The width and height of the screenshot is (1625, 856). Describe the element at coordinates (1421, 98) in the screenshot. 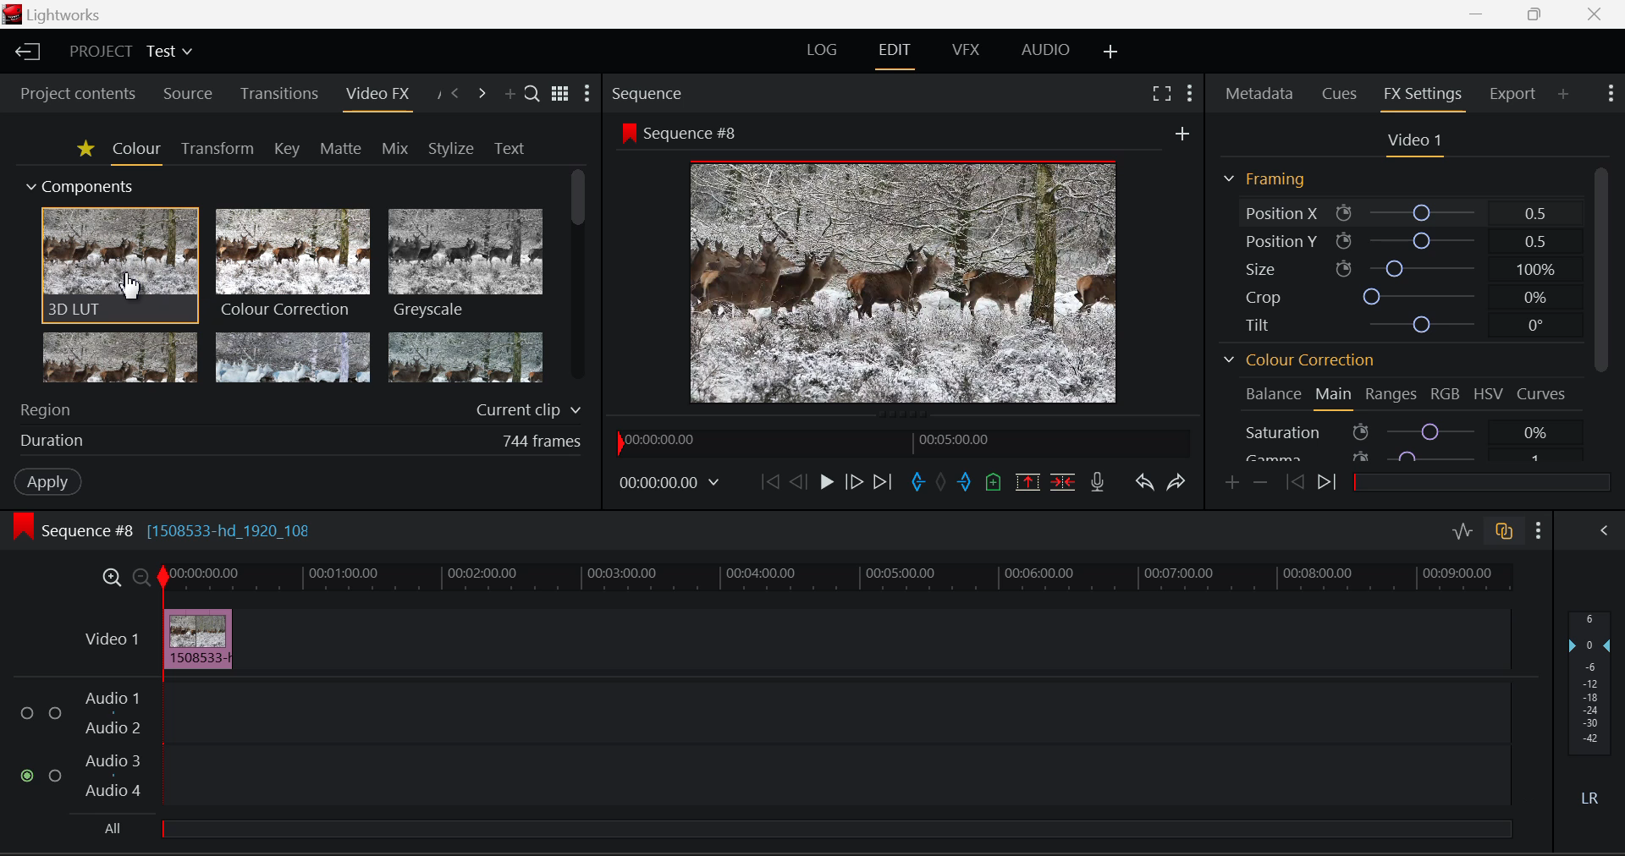

I see `FX Settings` at that location.